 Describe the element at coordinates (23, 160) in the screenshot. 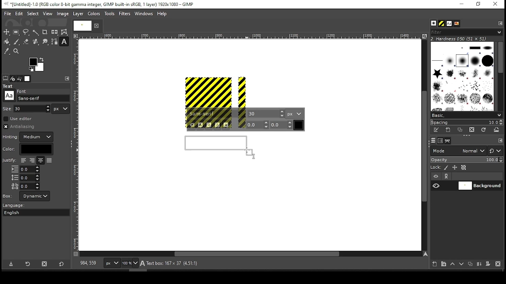

I see `justify left` at that location.